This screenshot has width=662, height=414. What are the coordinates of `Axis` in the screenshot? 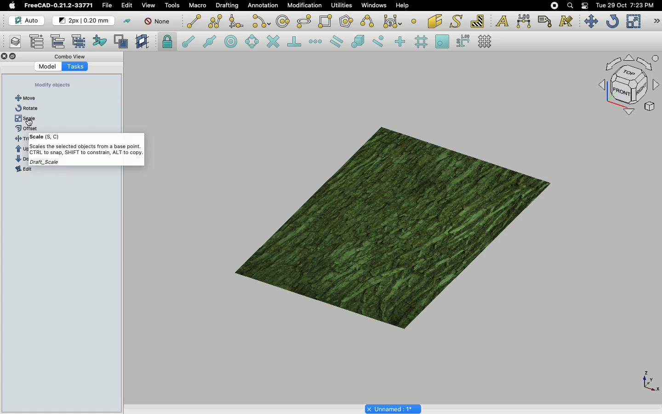 It's located at (649, 381).